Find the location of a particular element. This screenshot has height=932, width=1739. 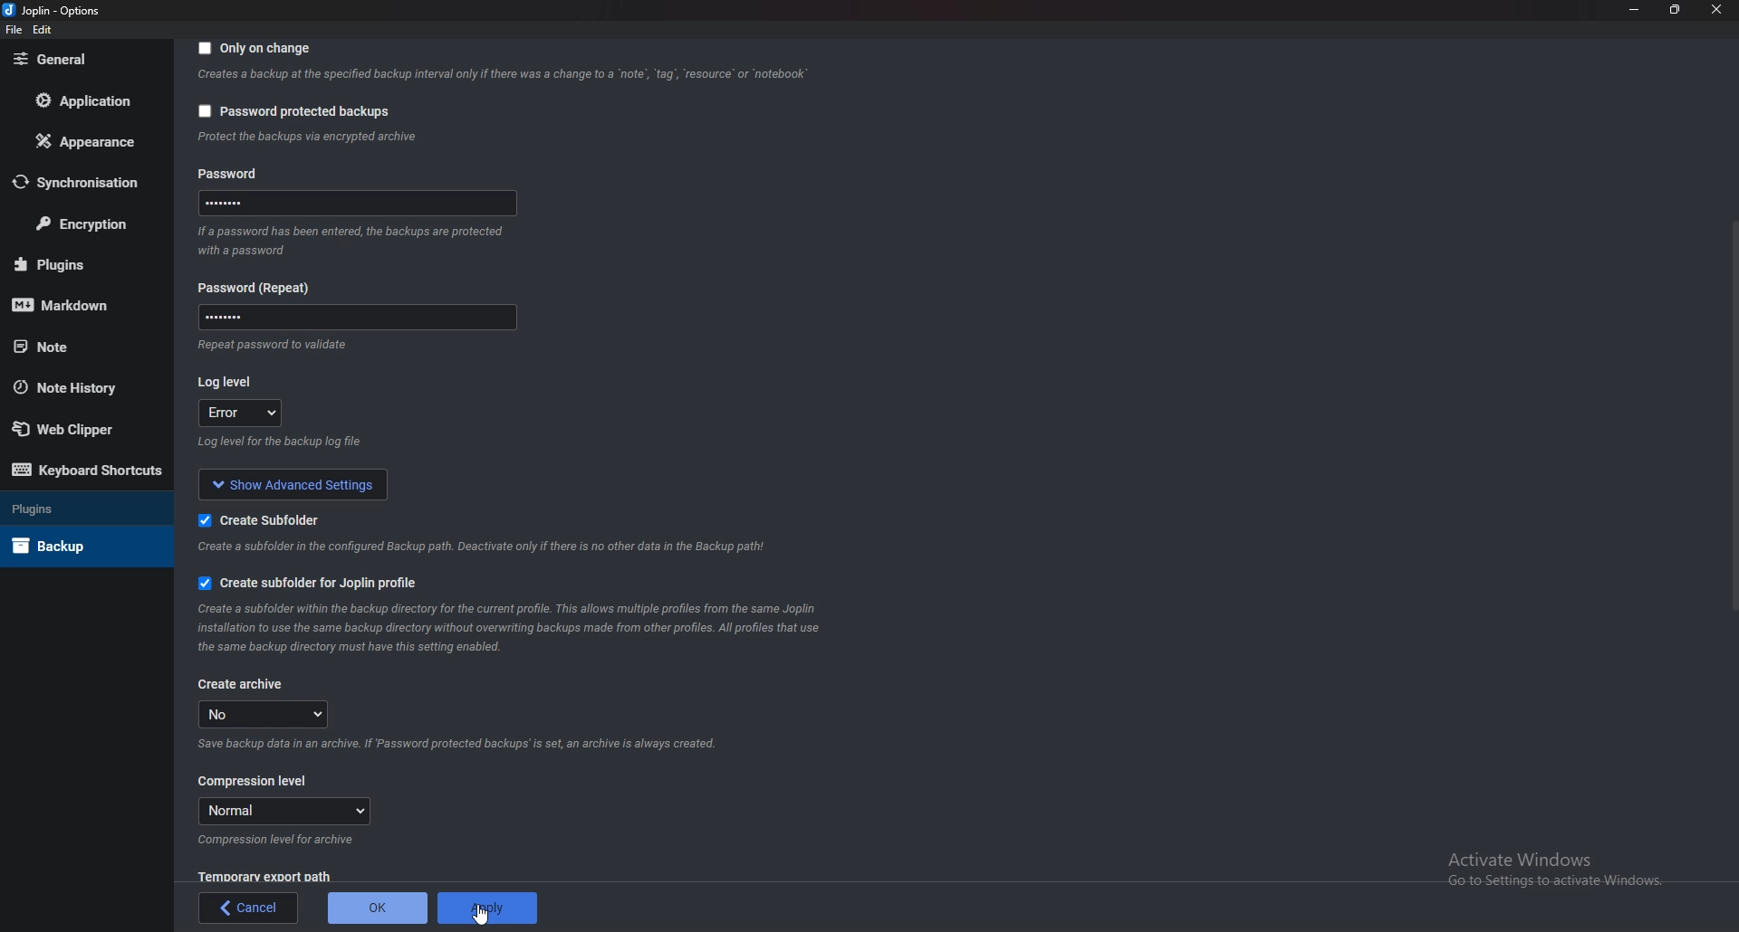

no is located at coordinates (269, 714).